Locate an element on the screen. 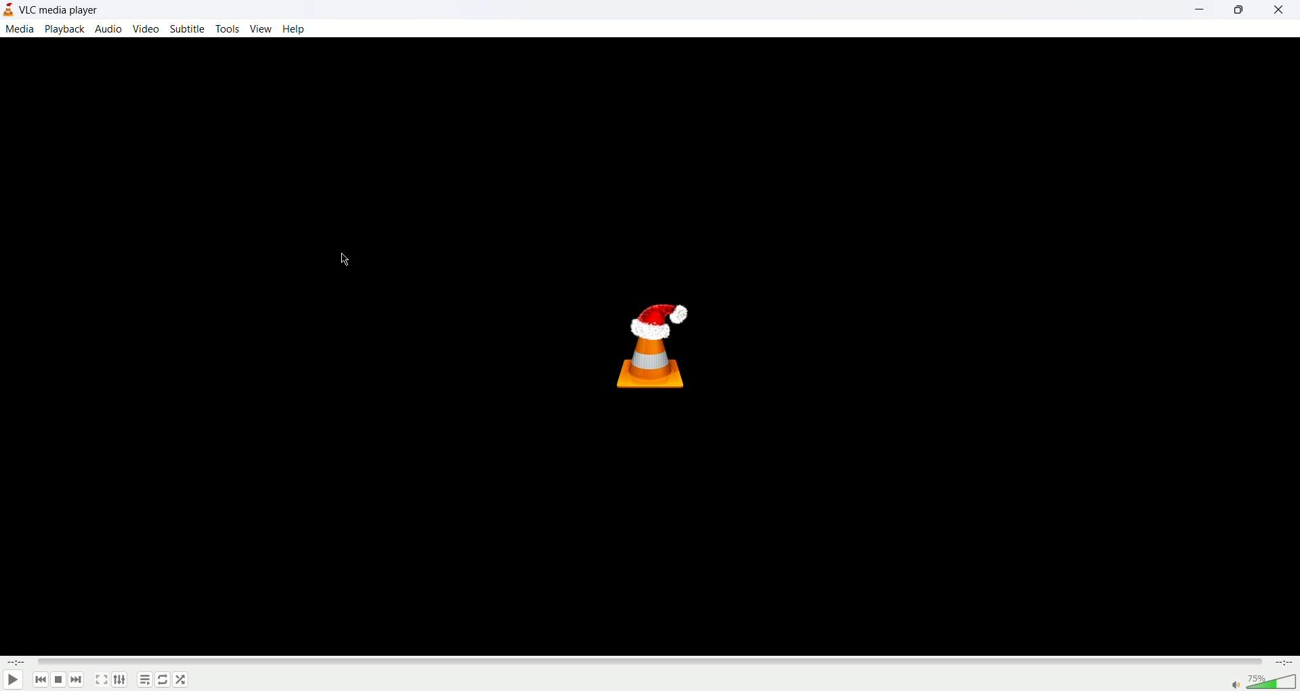 This screenshot has height=691, width=1300. cursor is located at coordinates (349, 261).